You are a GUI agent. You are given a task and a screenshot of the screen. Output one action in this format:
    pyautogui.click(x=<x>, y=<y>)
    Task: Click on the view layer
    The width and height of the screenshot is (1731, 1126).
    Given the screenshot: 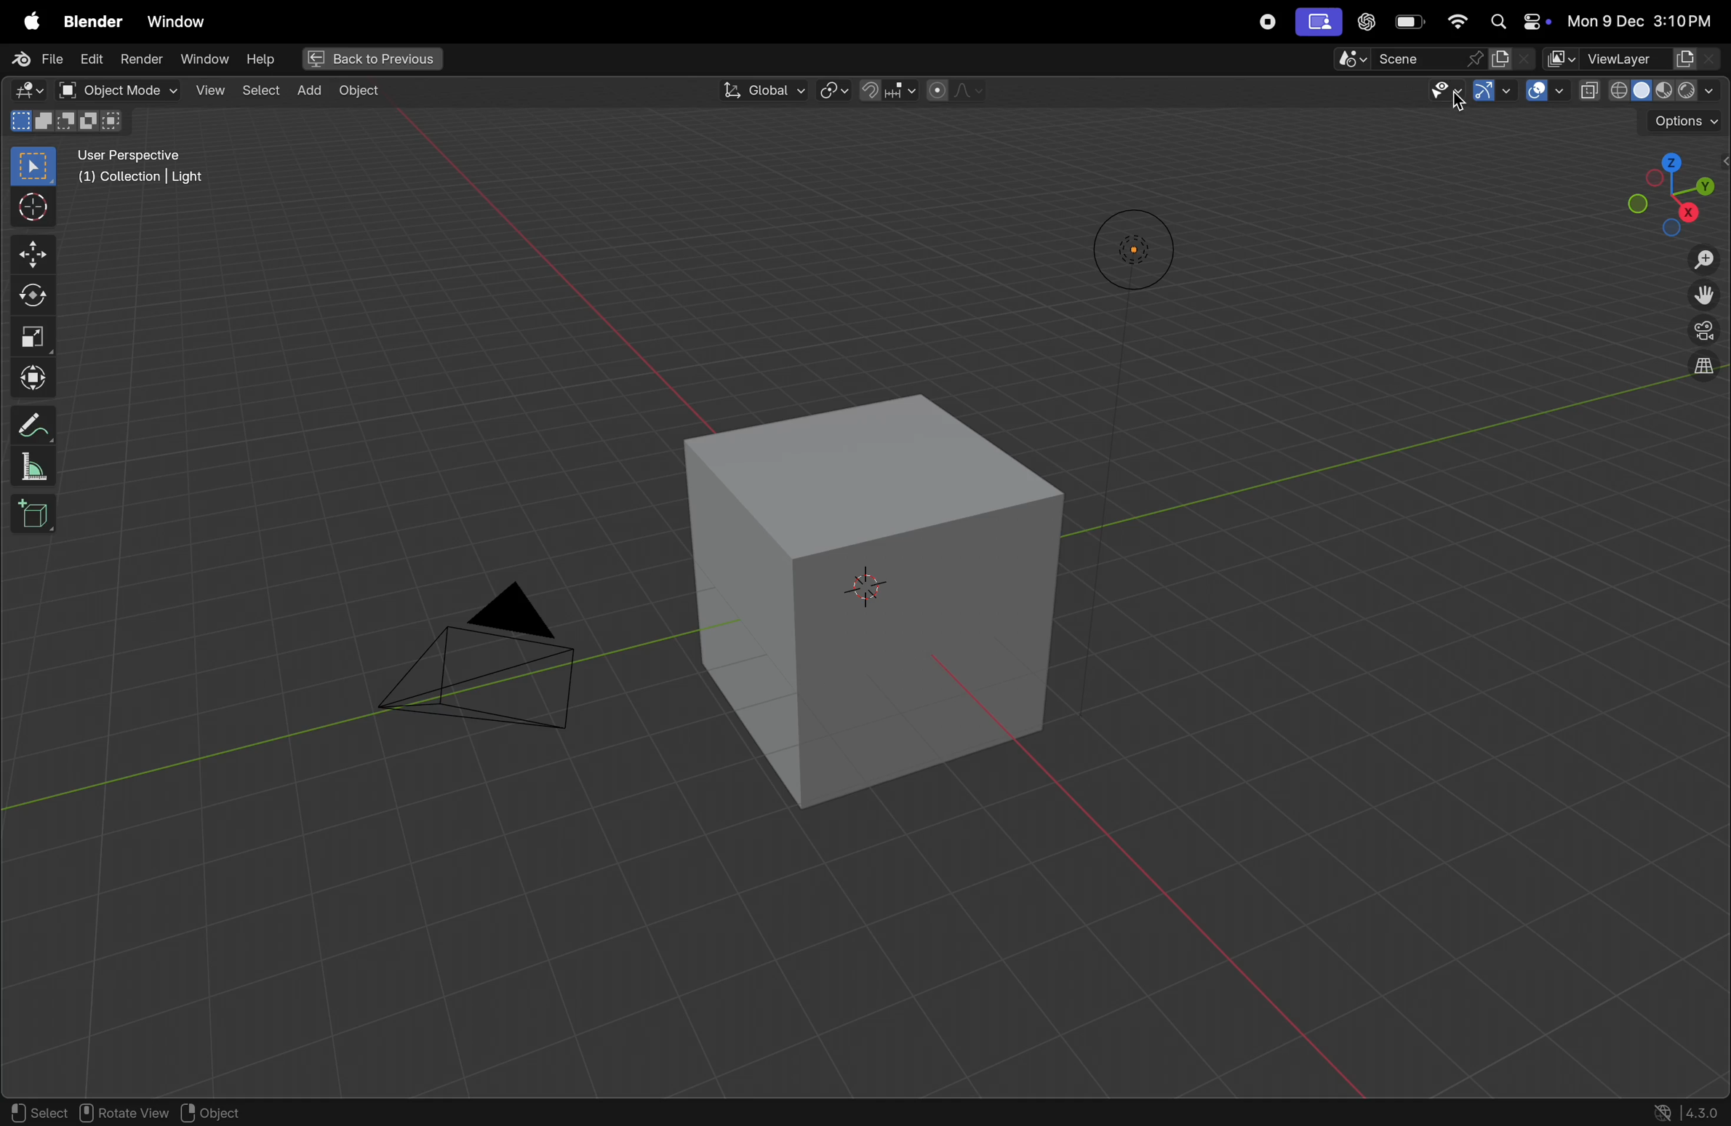 What is the action you would take?
    pyautogui.click(x=1634, y=59)
    